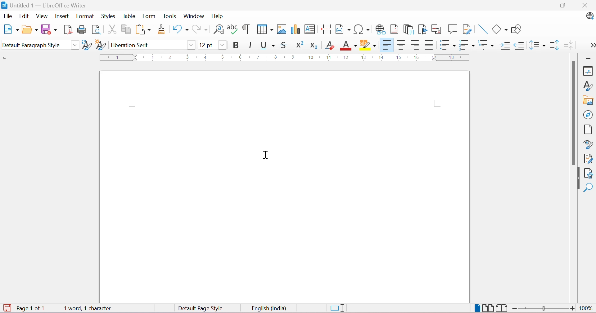 This screenshot has height=313, width=596. Describe the element at coordinates (517, 29) in the screenshot. I see `Show Draw Functions` at that location.